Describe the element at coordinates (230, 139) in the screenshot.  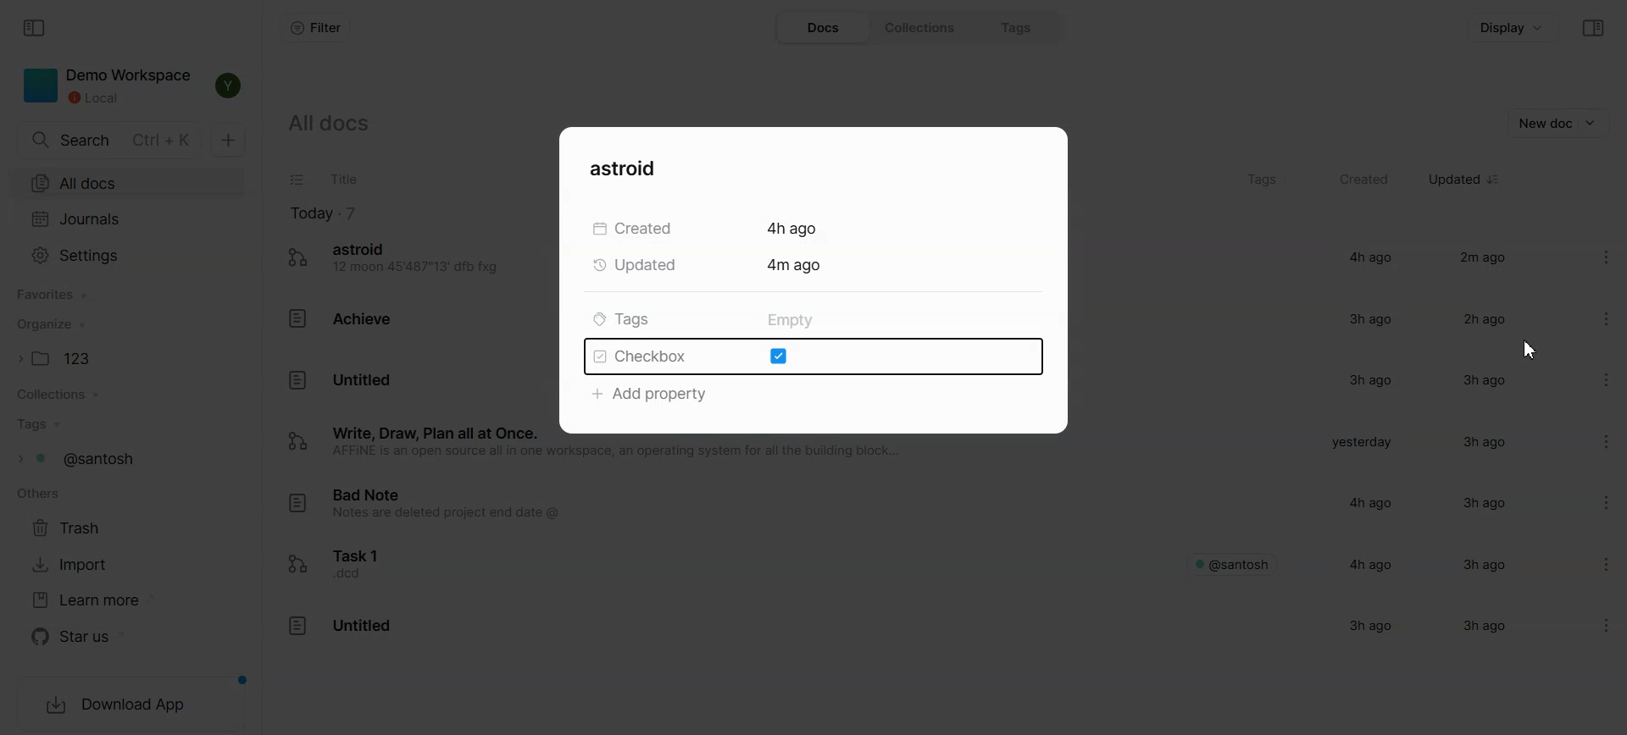
I see `New doc` at that location.